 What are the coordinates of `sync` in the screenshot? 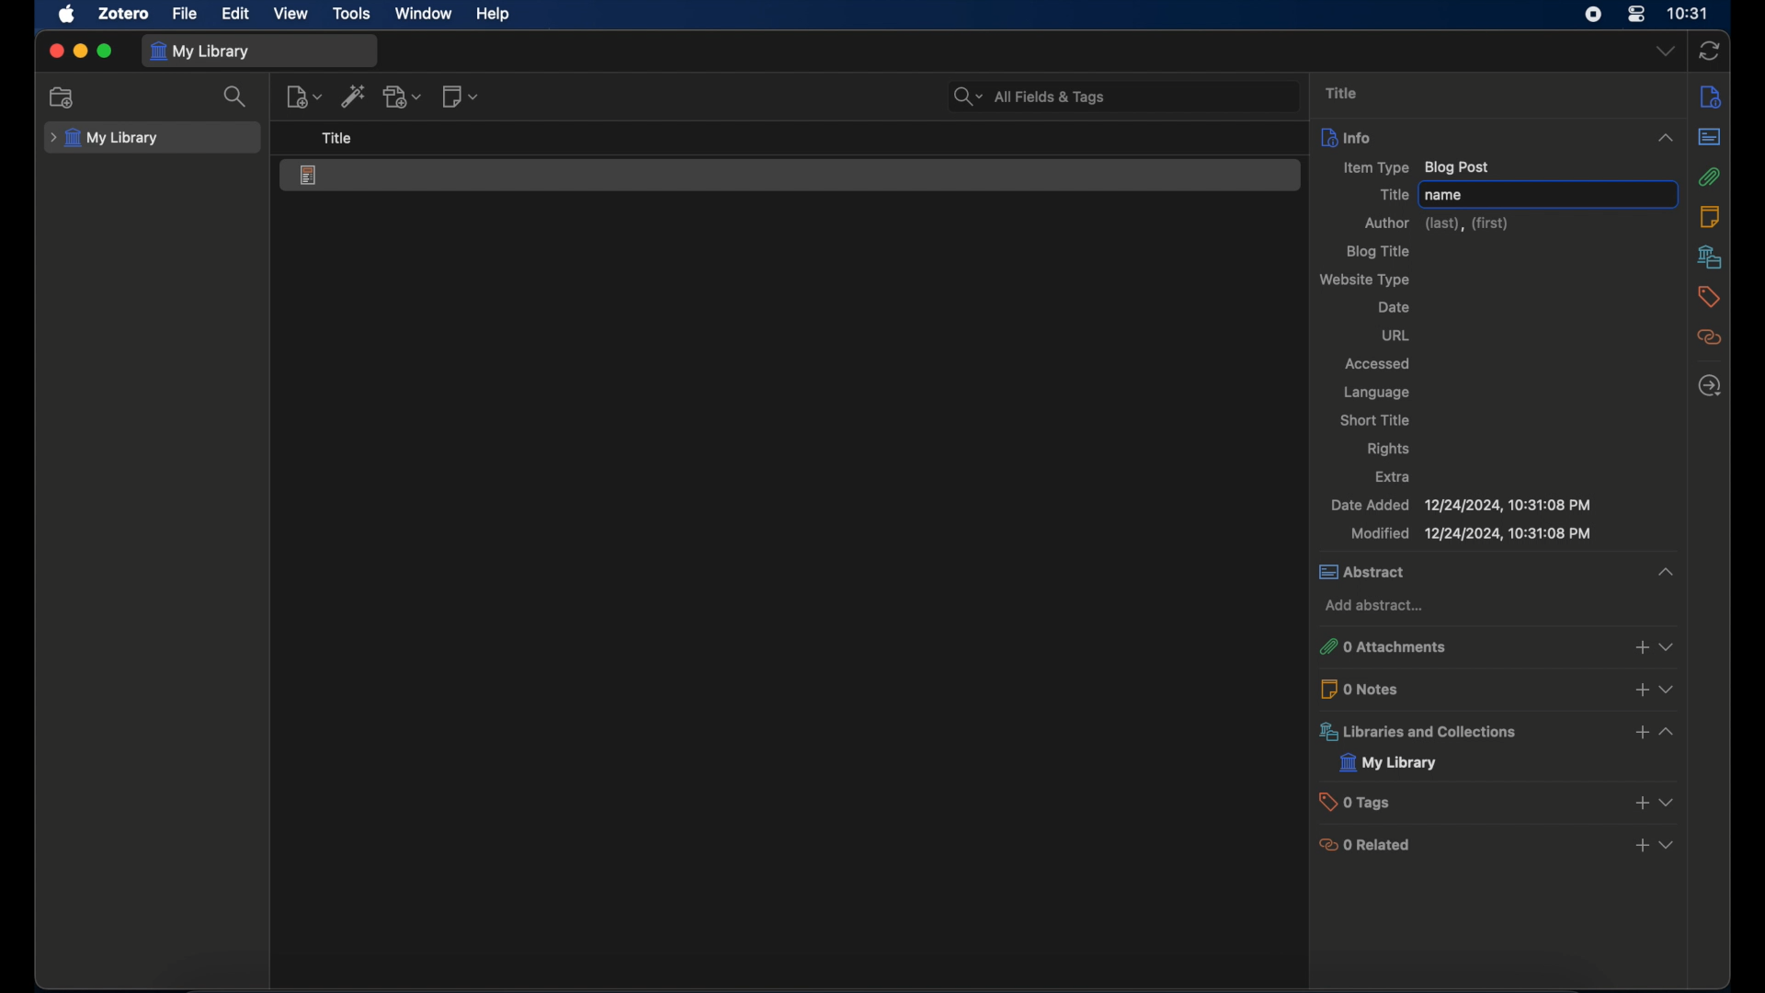 It's located at (1710, 52).